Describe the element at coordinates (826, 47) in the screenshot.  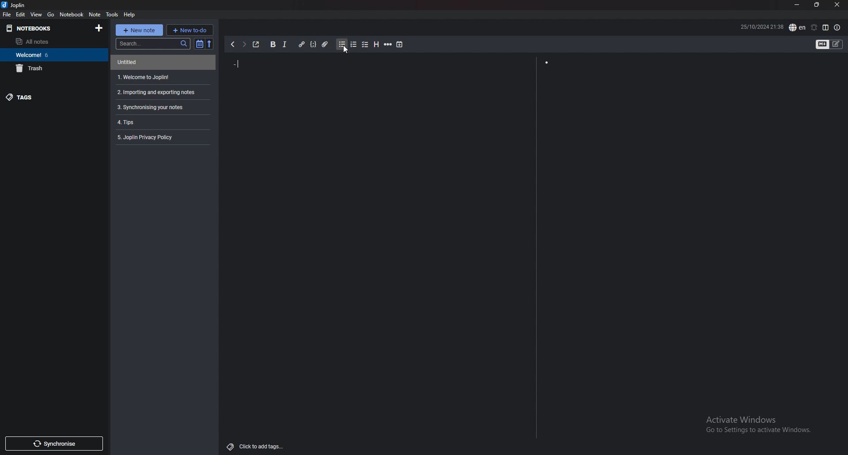
I see `toggle editors` at that location.